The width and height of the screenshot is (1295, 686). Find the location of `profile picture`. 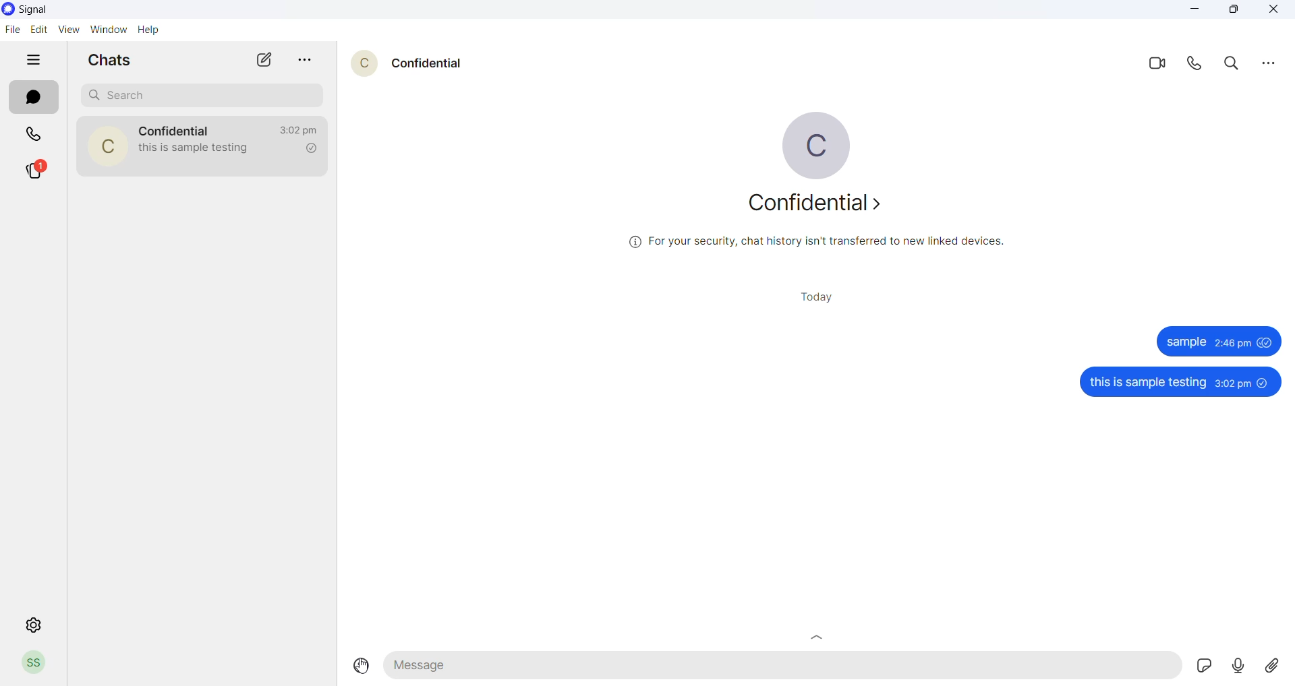

profile picture is located at coordinates (822, 146).